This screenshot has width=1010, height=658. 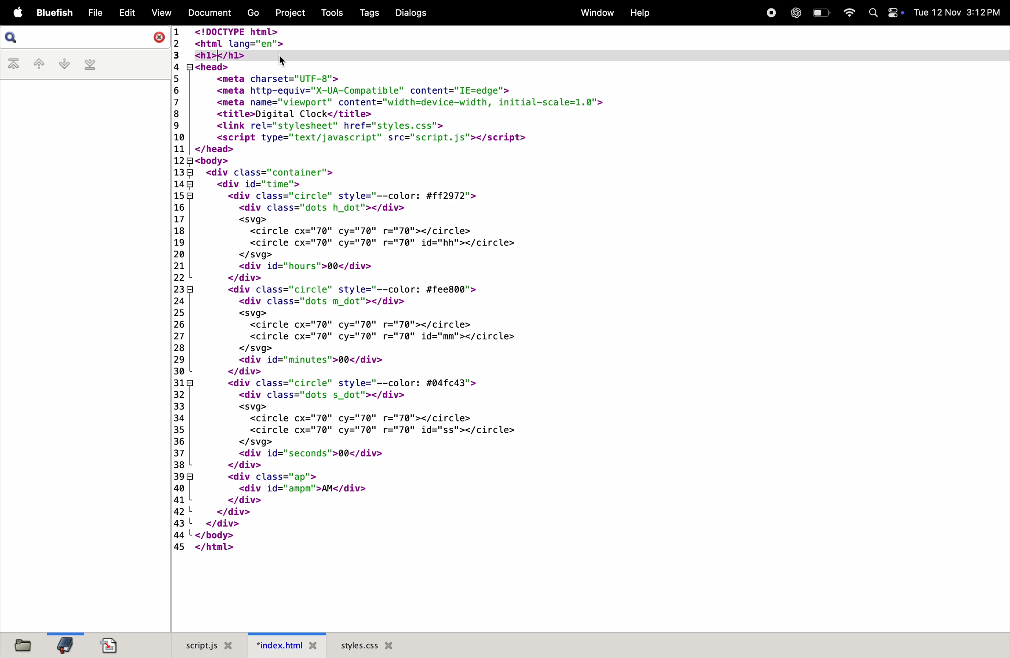 What do you see at coordinates (252, 14) in the screenshot?
I see `go` at bounding box center [252, 14].